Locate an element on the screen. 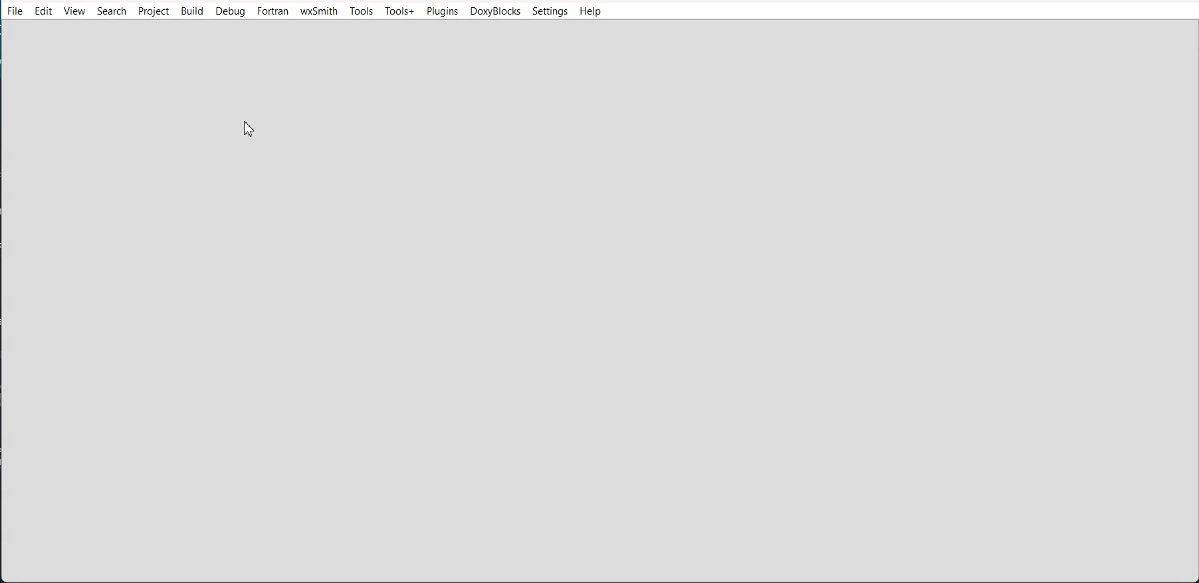  Debug is located at coordinates (230, 11).